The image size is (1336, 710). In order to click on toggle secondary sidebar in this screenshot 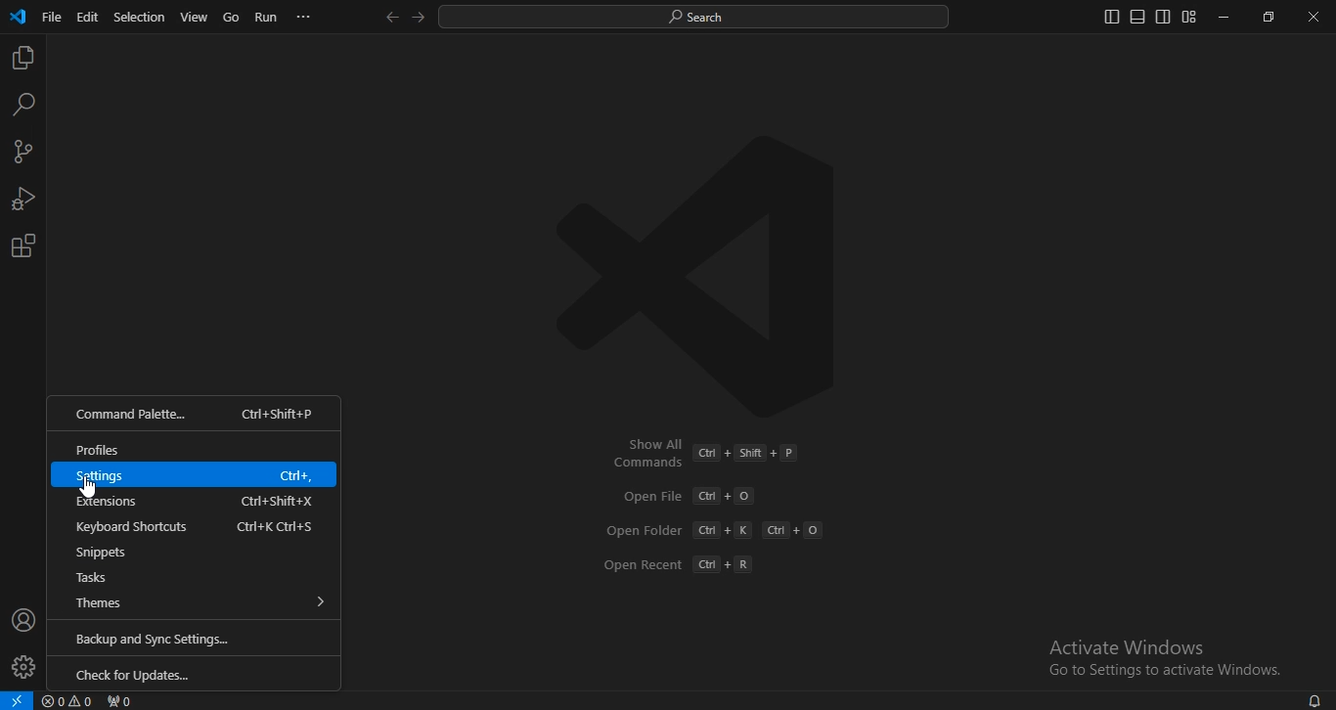, I will do `click(1163, 17)`.